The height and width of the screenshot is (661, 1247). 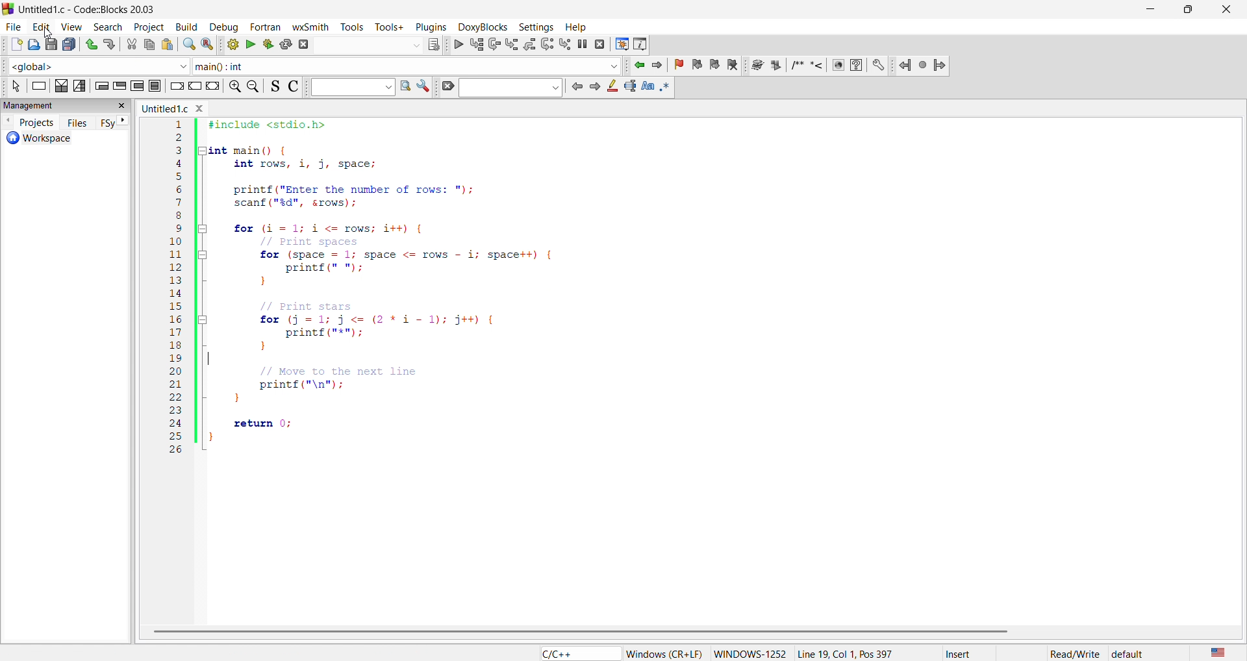 I want to click on jump forward, so click(x=941, y=65).